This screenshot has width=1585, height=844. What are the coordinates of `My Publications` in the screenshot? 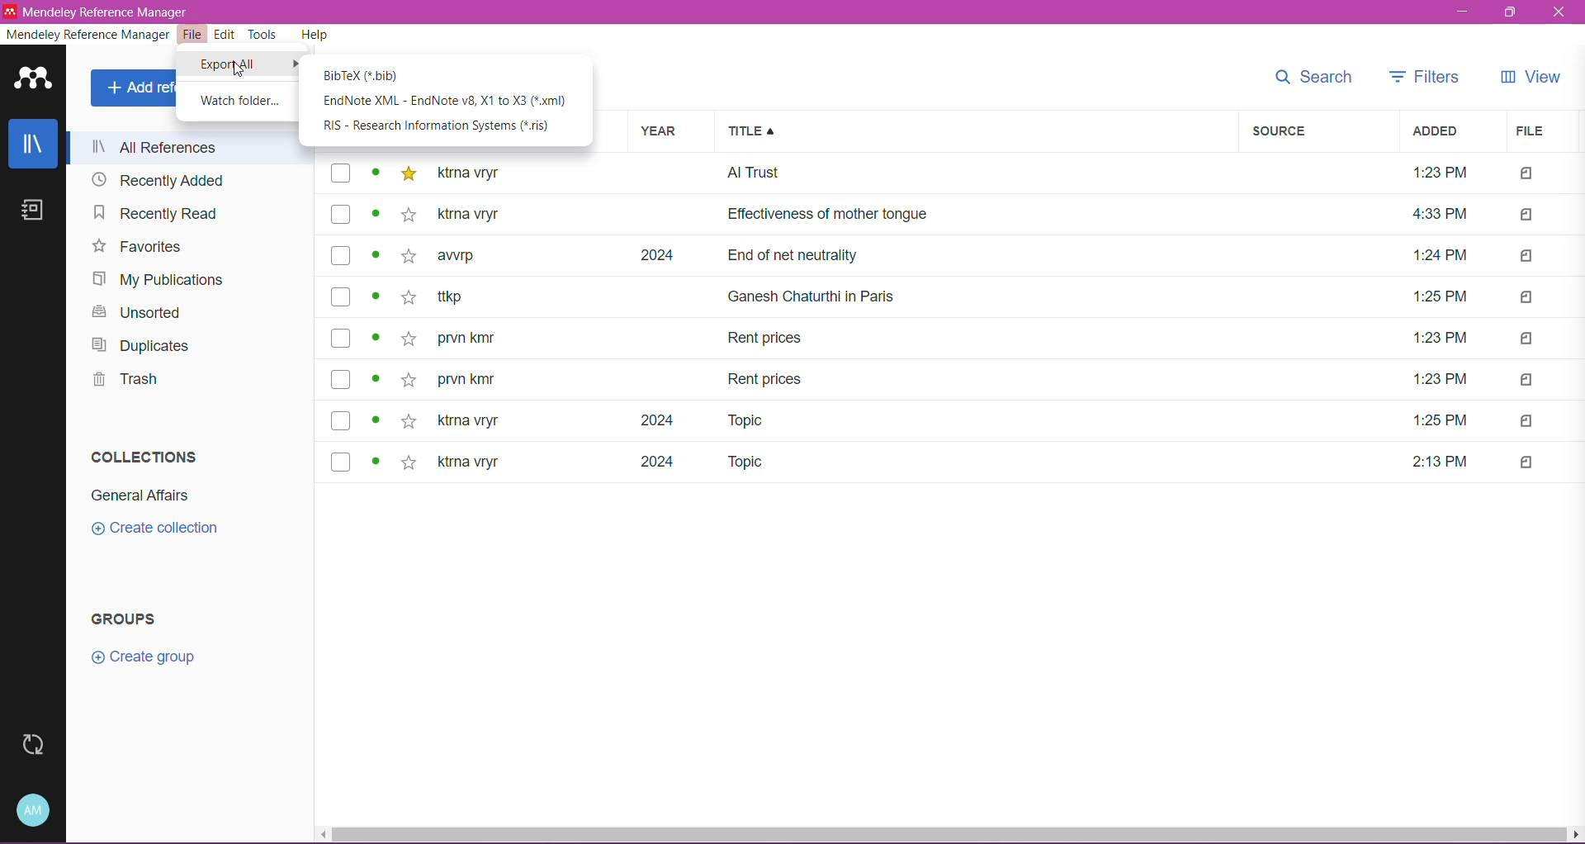 It's located at (156, 279).